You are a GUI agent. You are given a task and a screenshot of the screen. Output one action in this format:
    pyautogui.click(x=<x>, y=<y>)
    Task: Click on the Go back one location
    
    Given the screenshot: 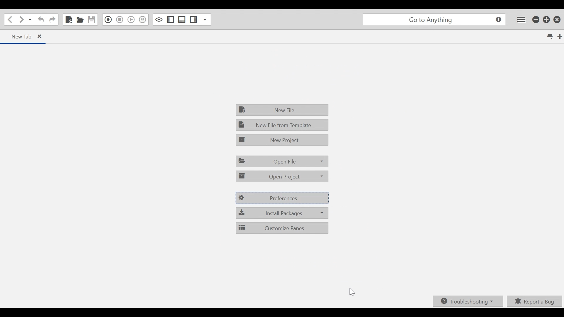 What is the action you would take?
    pyautogui.click(x=9, y=20)
    